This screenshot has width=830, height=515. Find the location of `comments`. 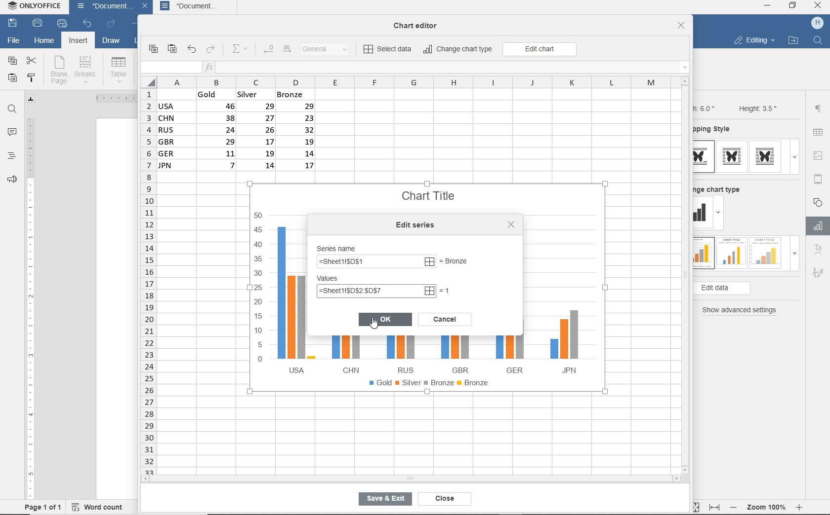

comments is located at coordinates (12, 133).